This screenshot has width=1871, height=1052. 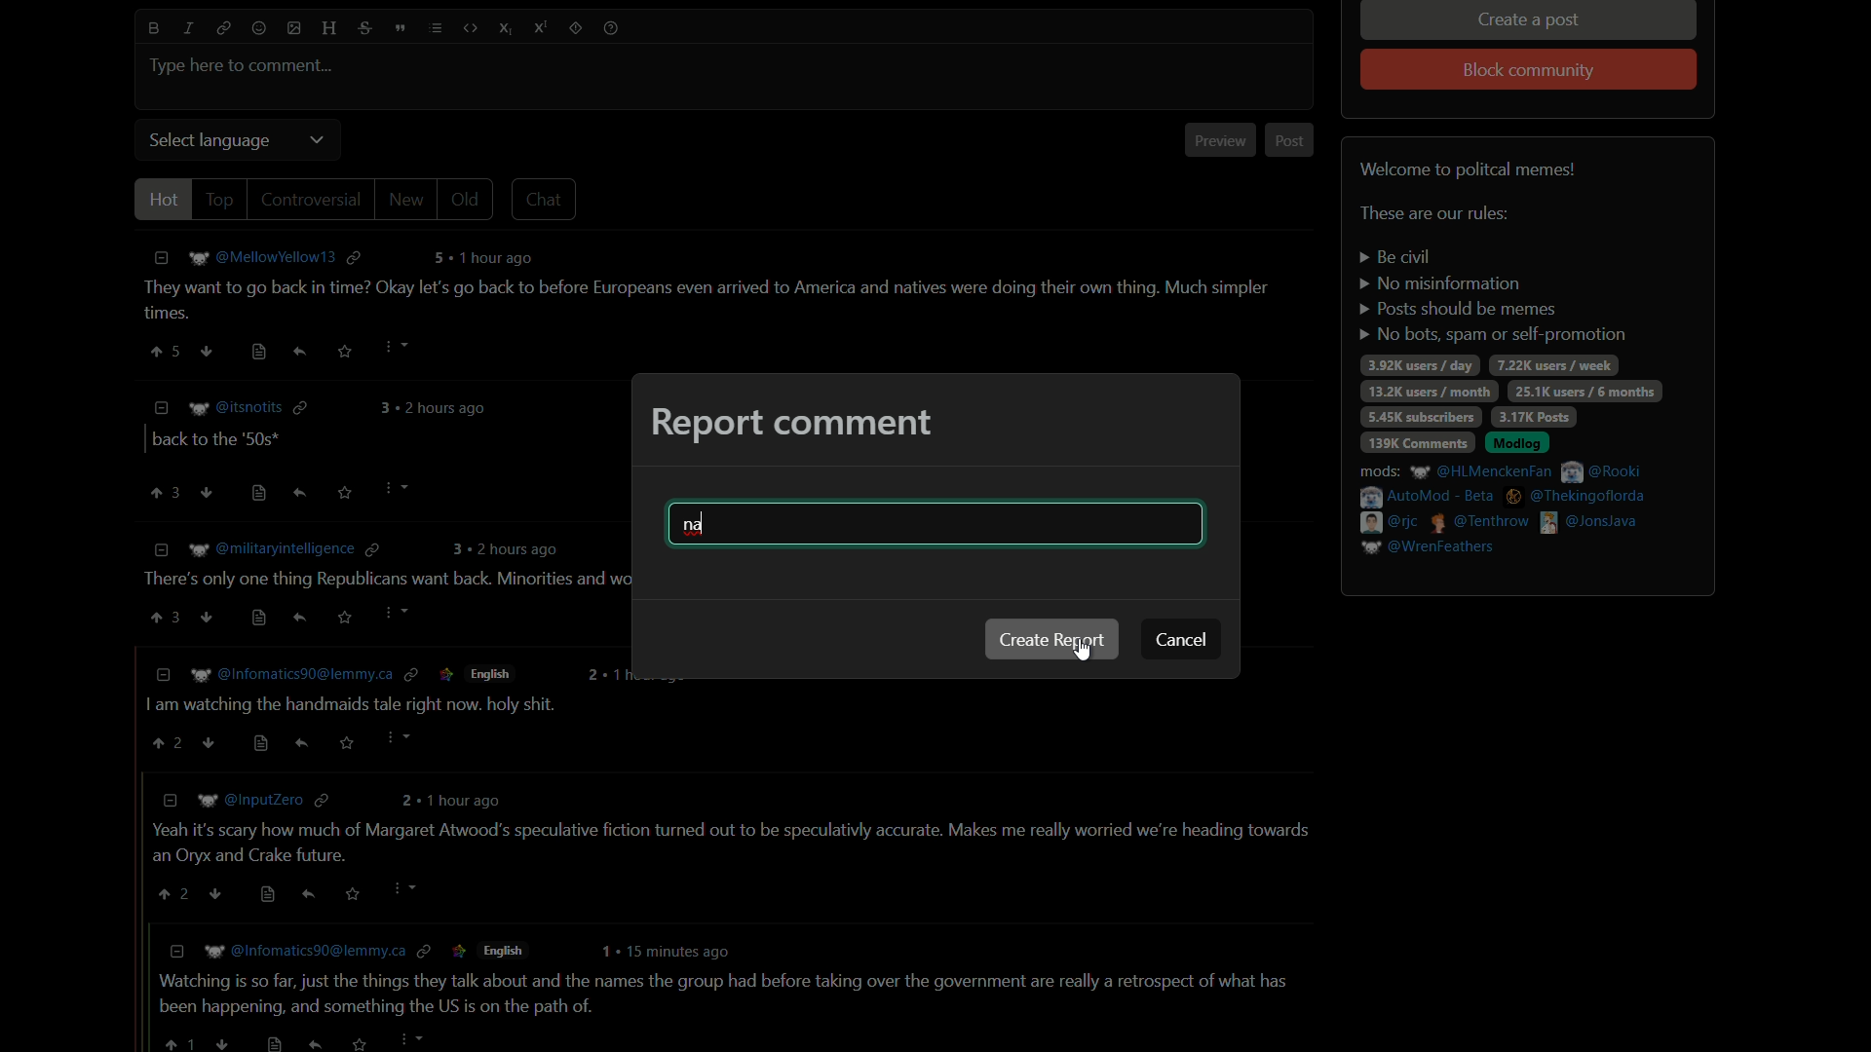 I want to click on hot, so click(x=165, y=199).